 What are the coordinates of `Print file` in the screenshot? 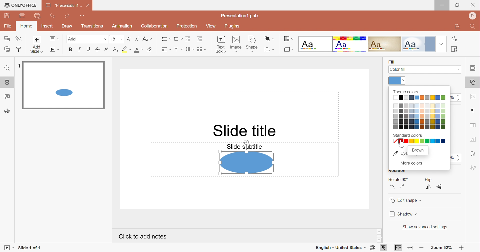 It's located at (23, 16).